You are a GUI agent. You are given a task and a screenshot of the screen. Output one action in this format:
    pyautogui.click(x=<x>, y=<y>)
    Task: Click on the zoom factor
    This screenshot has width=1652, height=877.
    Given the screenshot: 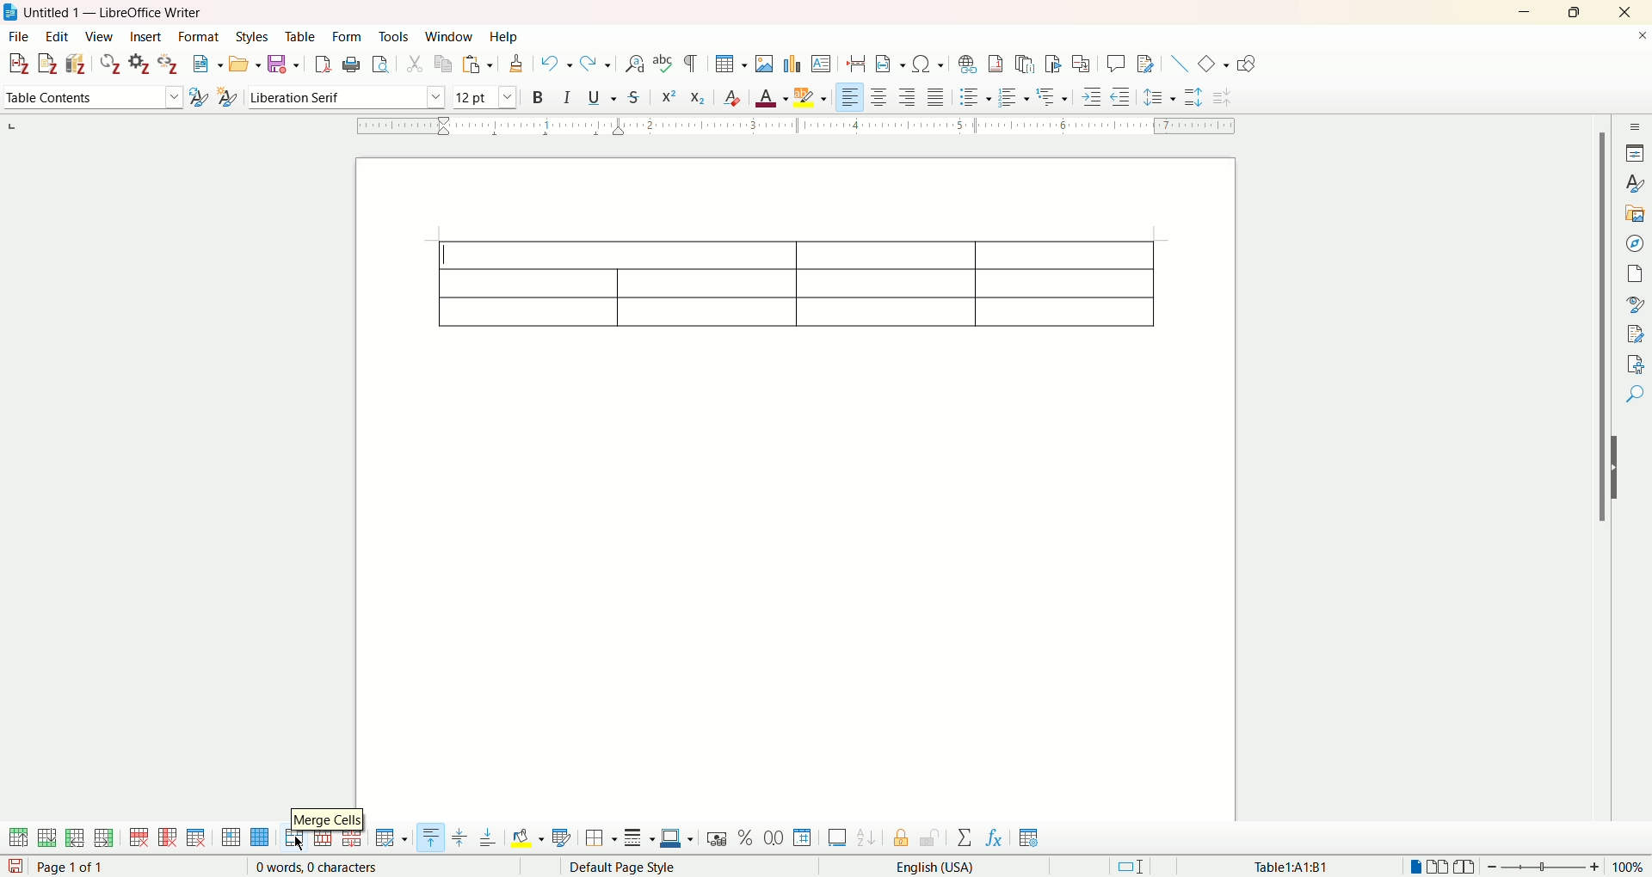 What is the action you would take?
    pyautogui.click(x=1565, y=867)
    